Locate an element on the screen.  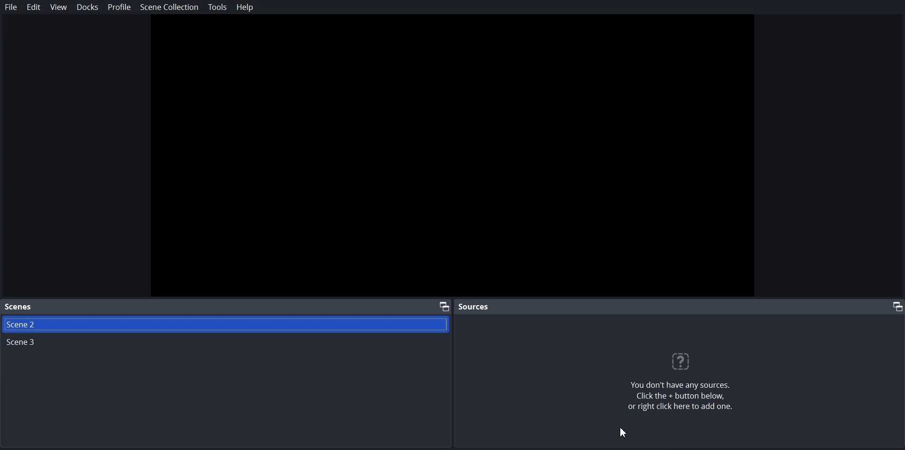
Docks is located at coordinates (87, 7).